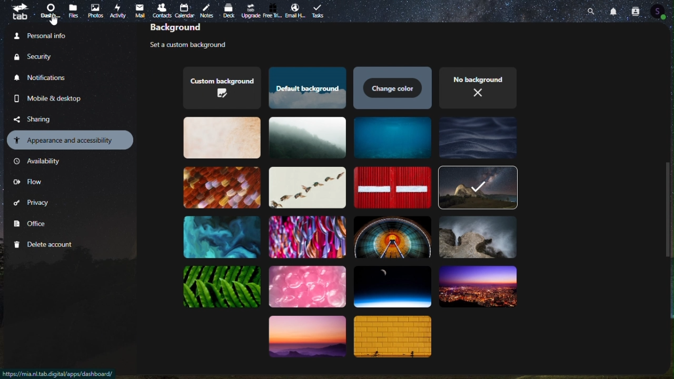 Image resolution: width=674 pixels, height=379 pixels. I want to click on Themes, so click(306, 187).